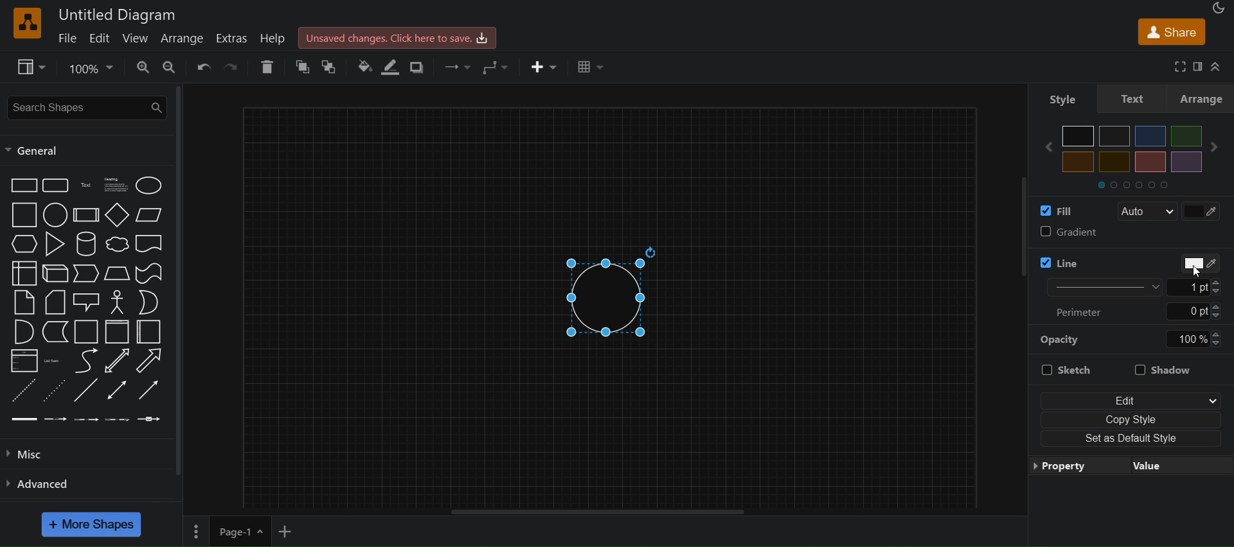  I want to click on vertical container, so click(116, 333).